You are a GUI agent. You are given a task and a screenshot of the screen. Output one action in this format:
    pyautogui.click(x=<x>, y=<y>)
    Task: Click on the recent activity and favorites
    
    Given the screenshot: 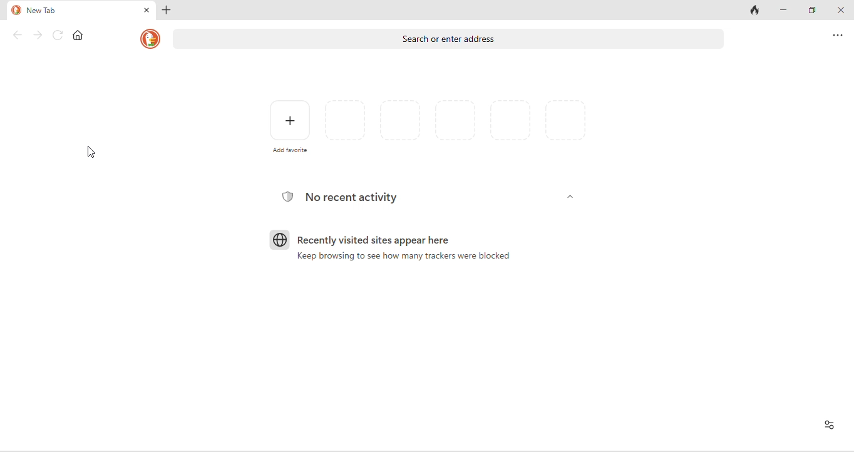 What is the action you would take?
    pyautogui.click(x=827, y=426)
    